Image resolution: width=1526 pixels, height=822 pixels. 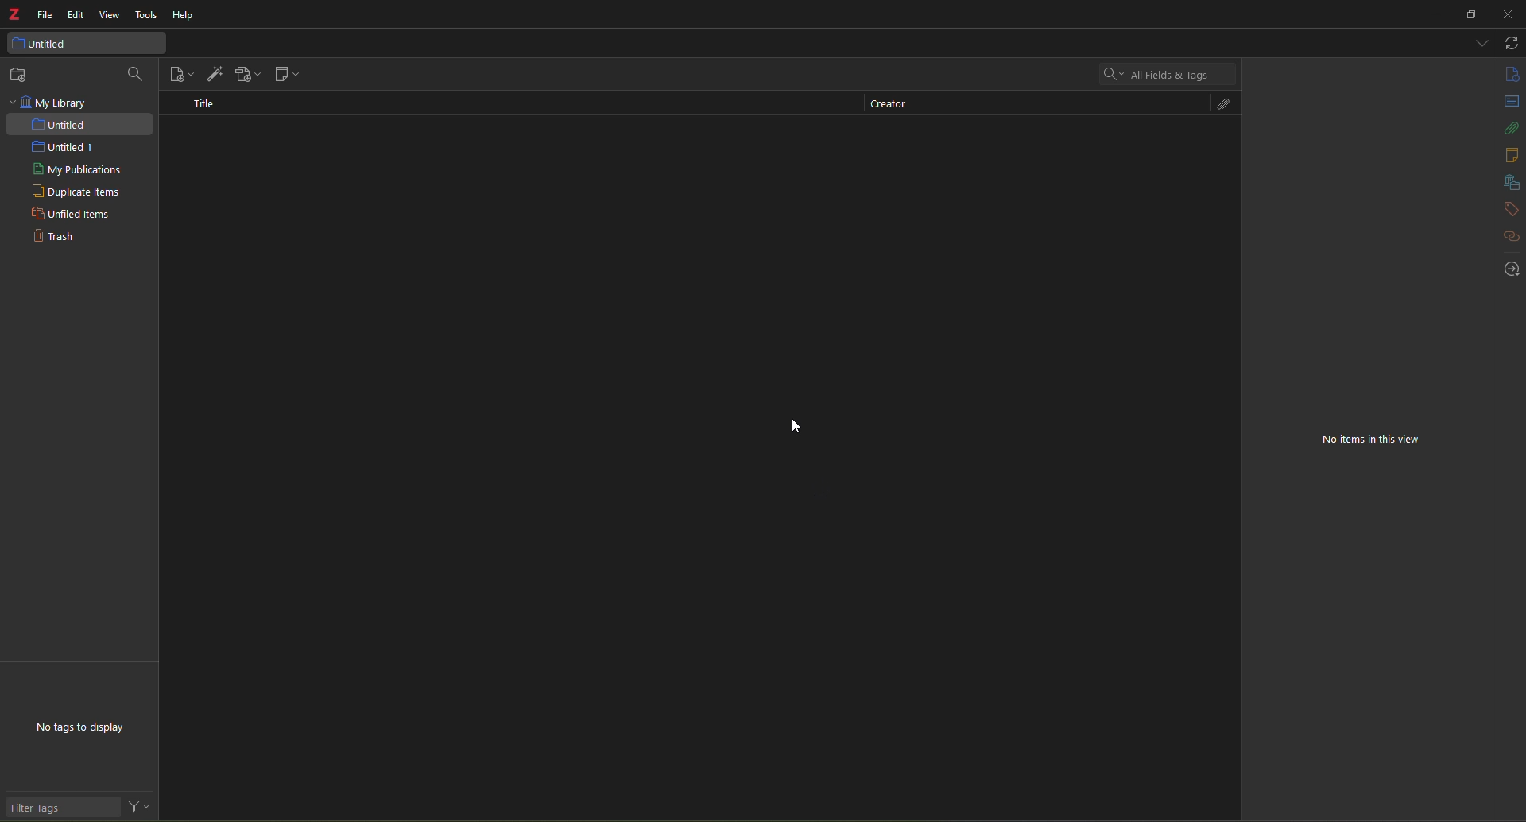 I want to click on tags, so click(x=1278, y=311).